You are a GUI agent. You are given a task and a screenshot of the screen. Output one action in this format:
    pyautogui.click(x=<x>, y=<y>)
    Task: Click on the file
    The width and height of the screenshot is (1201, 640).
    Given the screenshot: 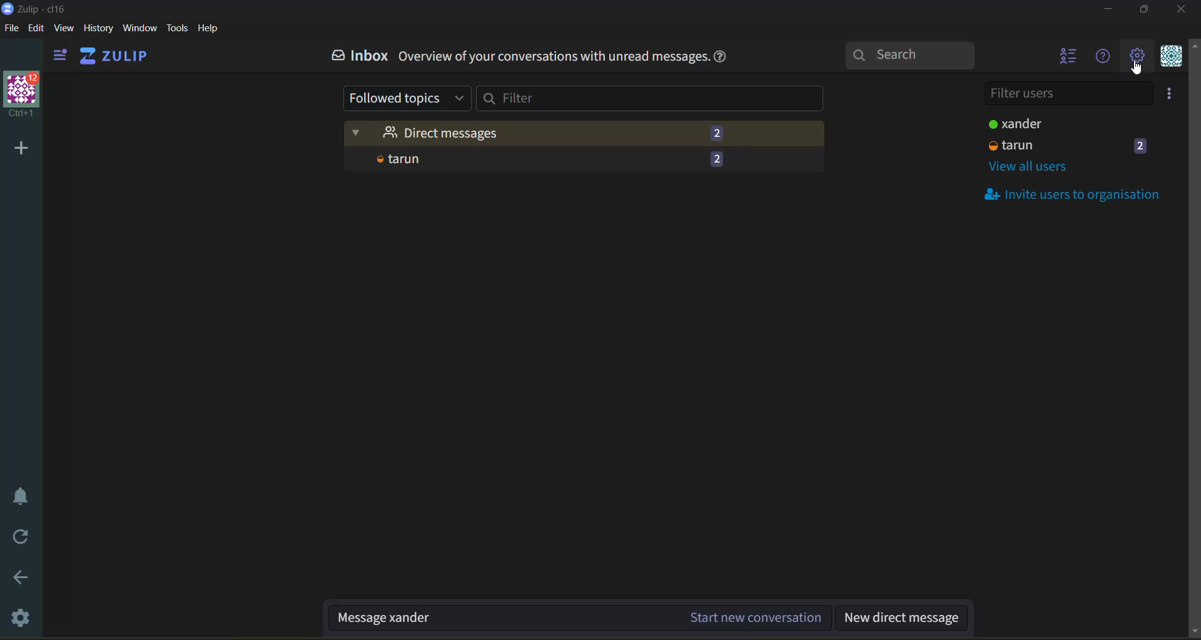 What is the action you would take?
    pyautogui.click(x=11, y=30)
    